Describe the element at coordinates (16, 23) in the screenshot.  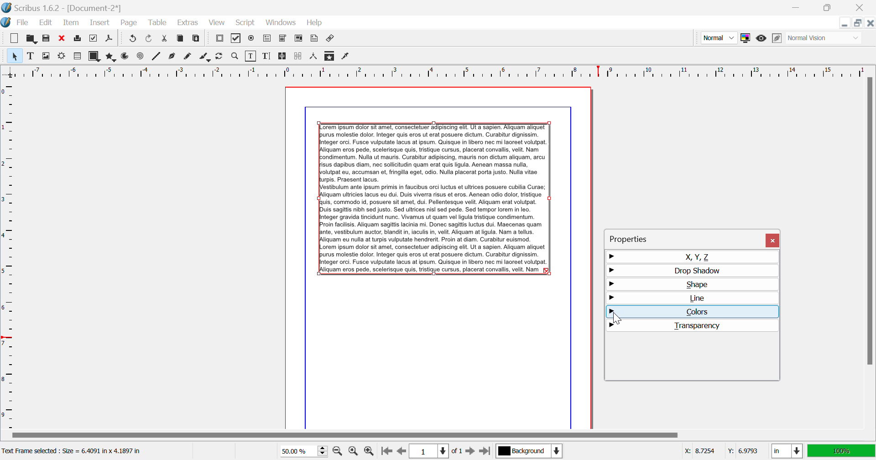
I see `File` at that location.